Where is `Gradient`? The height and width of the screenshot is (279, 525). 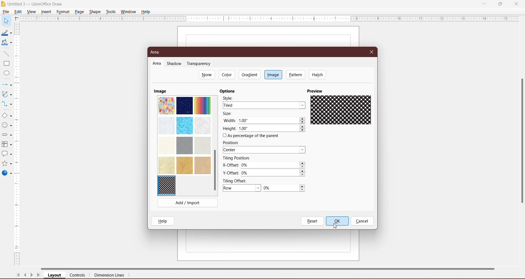
Gradient is located at coordinates (249, 75).